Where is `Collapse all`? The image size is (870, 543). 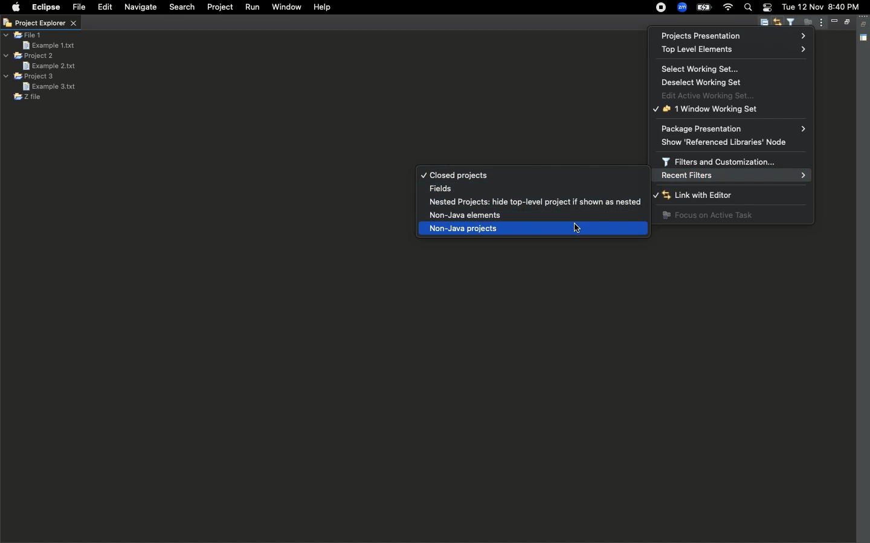 Collapse all is located at coordinates (764, 24).